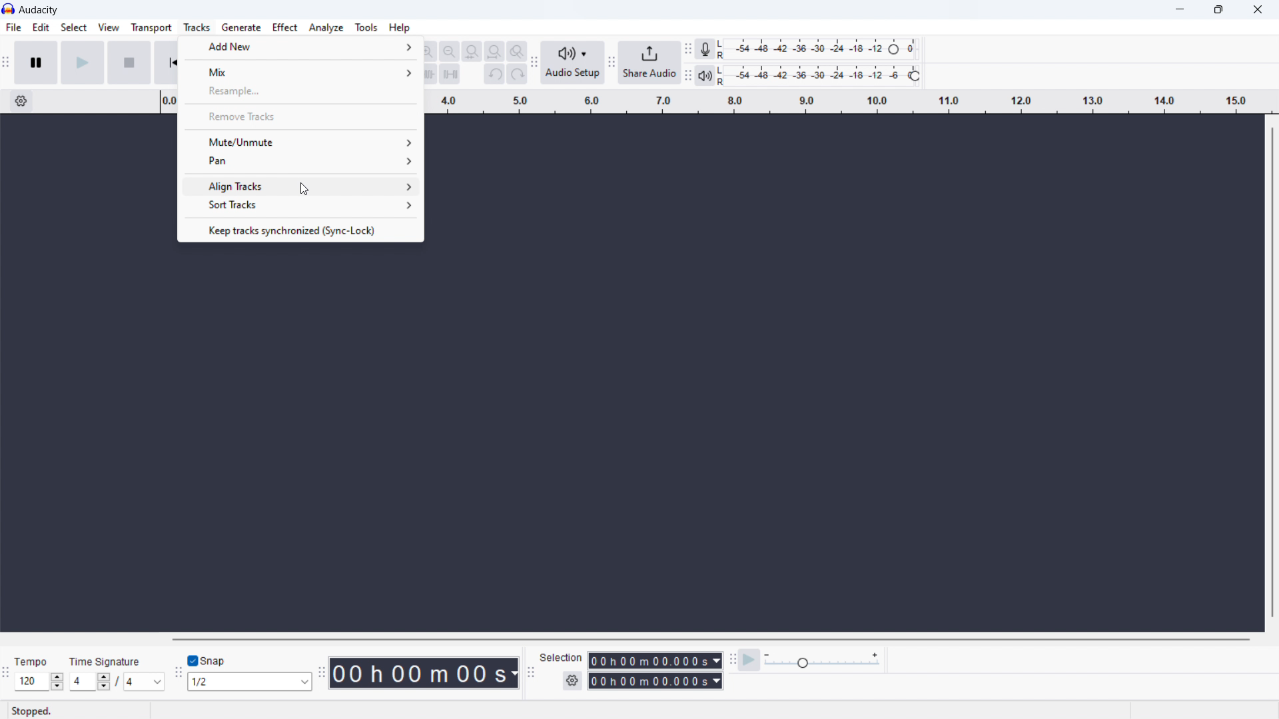  Describe the element at coordinates (399, 28) in the screenshot. I see `help` at that location.